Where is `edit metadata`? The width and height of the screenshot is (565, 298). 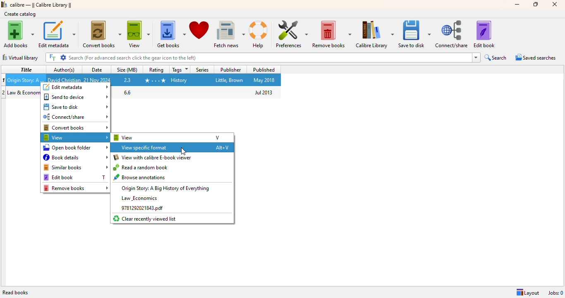
edit metadata is located at coordinates (75, 87).